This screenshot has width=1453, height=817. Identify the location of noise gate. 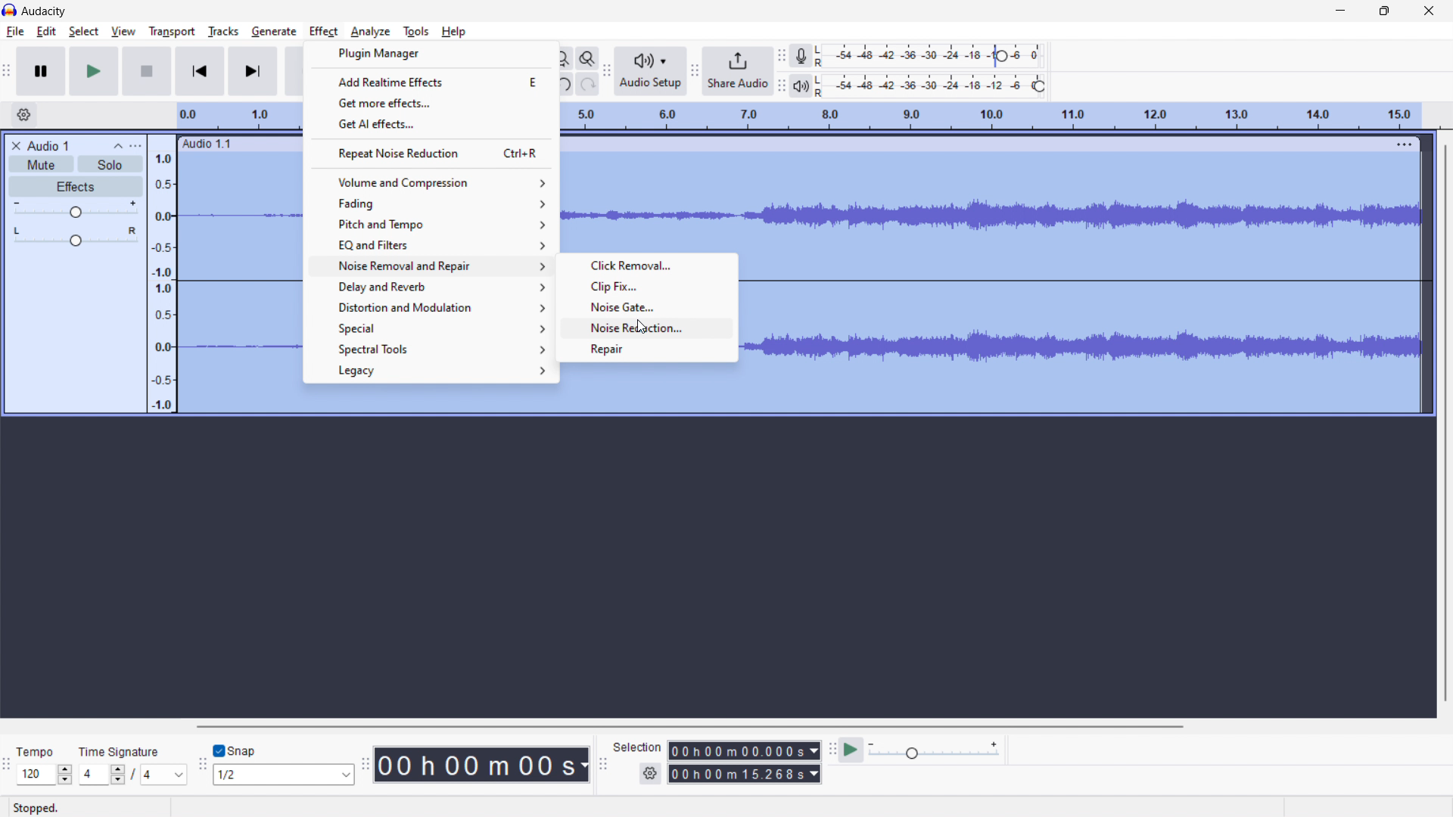
(646, 307).